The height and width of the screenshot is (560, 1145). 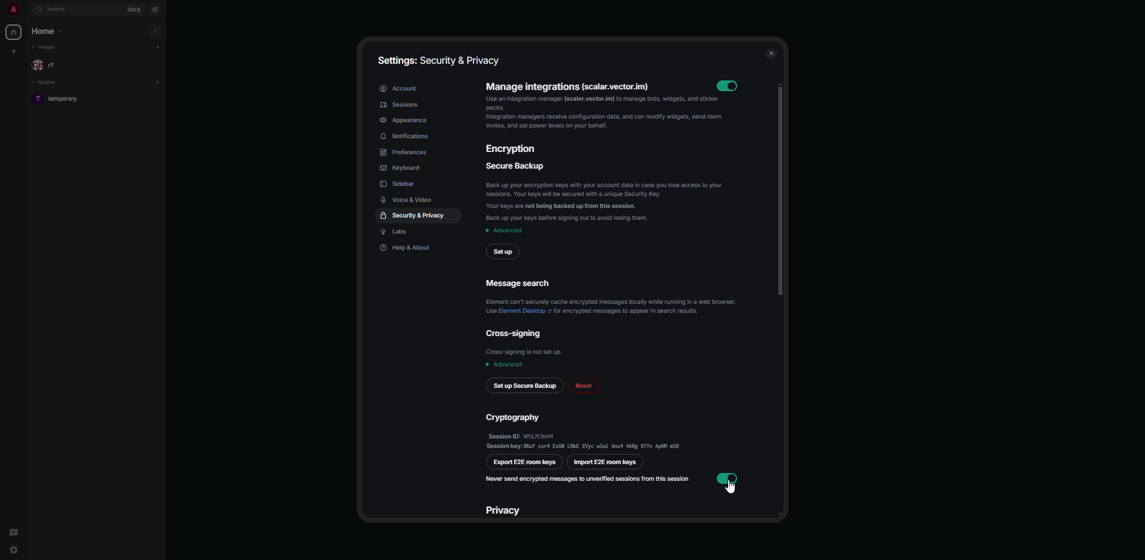 What do you see at coordinates (525, 462) in the screenshot?
I see `export e2e room keys` at bounding box center [525, 462].